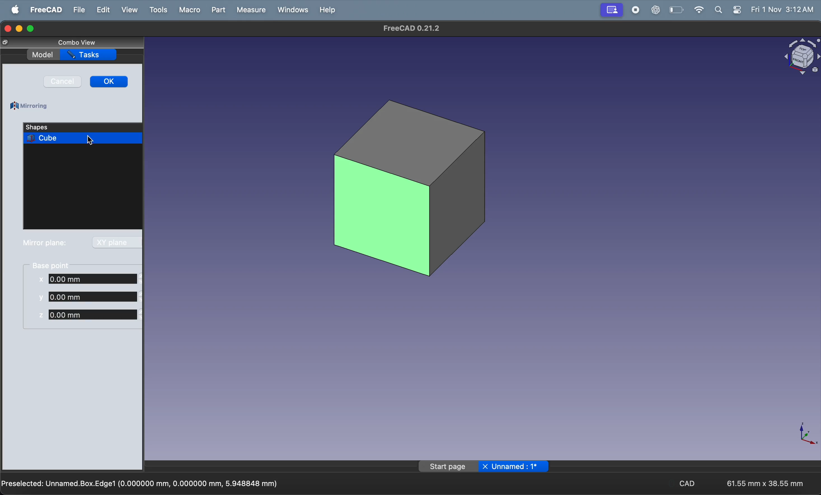  I want to click on Combo View, so click(77, 42).